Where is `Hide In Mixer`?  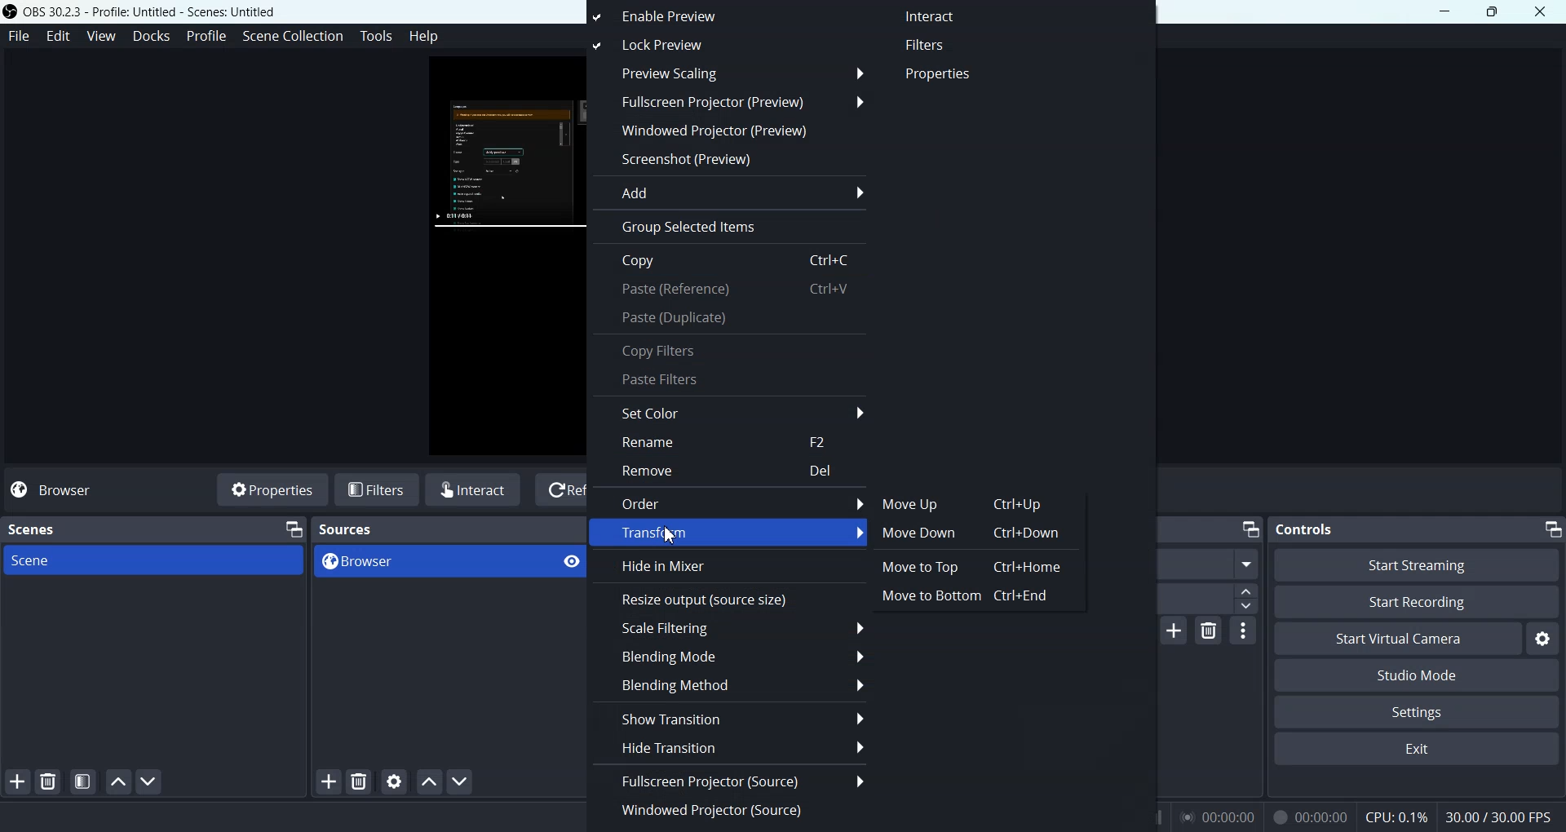 Hide In Mixer is located at coordinates (729, 567).